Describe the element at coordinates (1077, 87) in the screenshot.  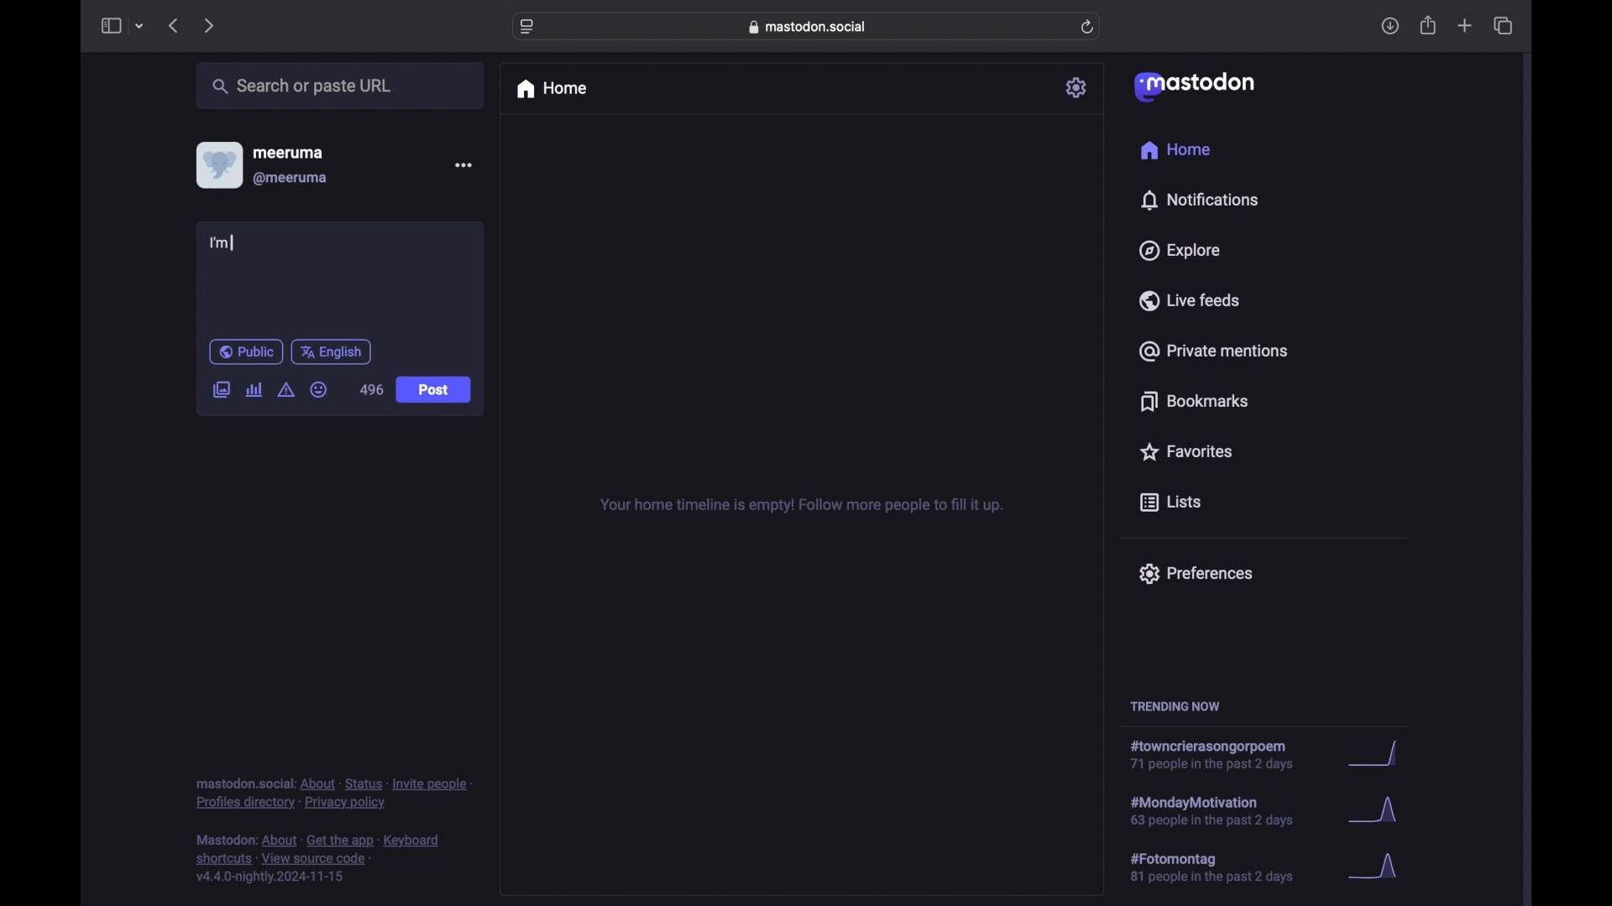
I see `settings` at that location.